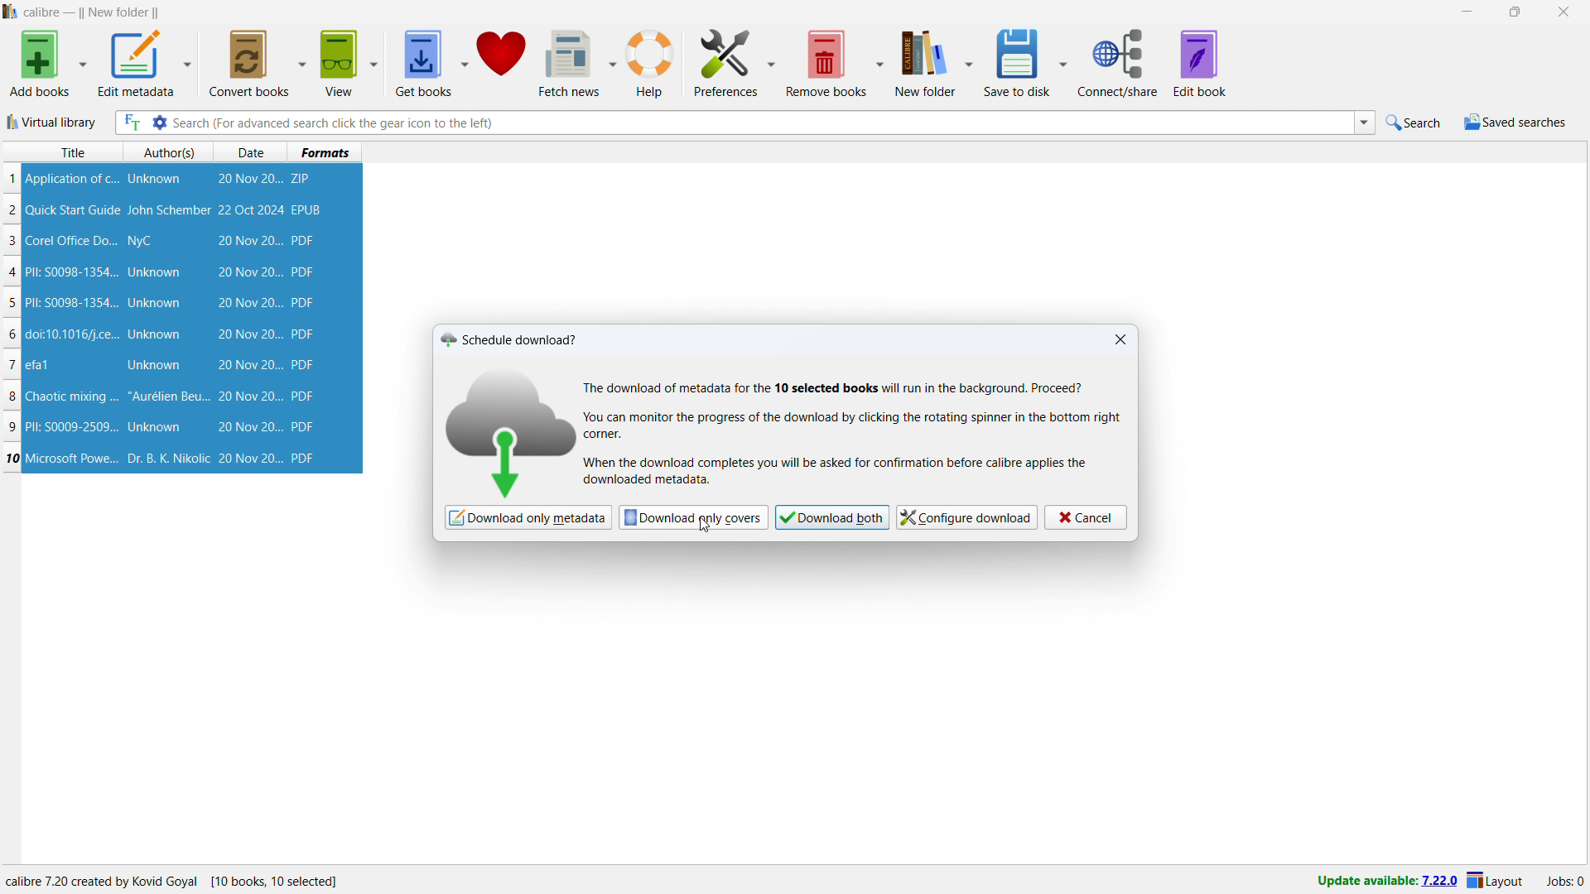 The height and width of the screenshot is (894, 1590). I want to click on close, so click(1563, 12).